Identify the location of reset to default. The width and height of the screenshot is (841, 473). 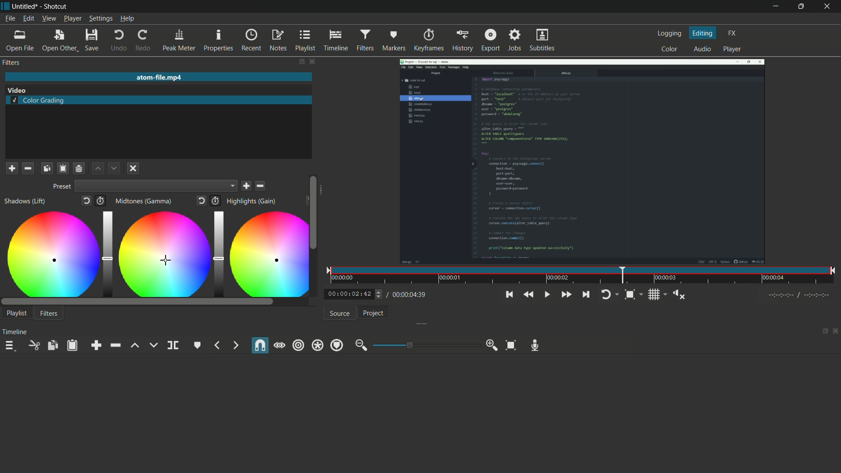
(202, 201).